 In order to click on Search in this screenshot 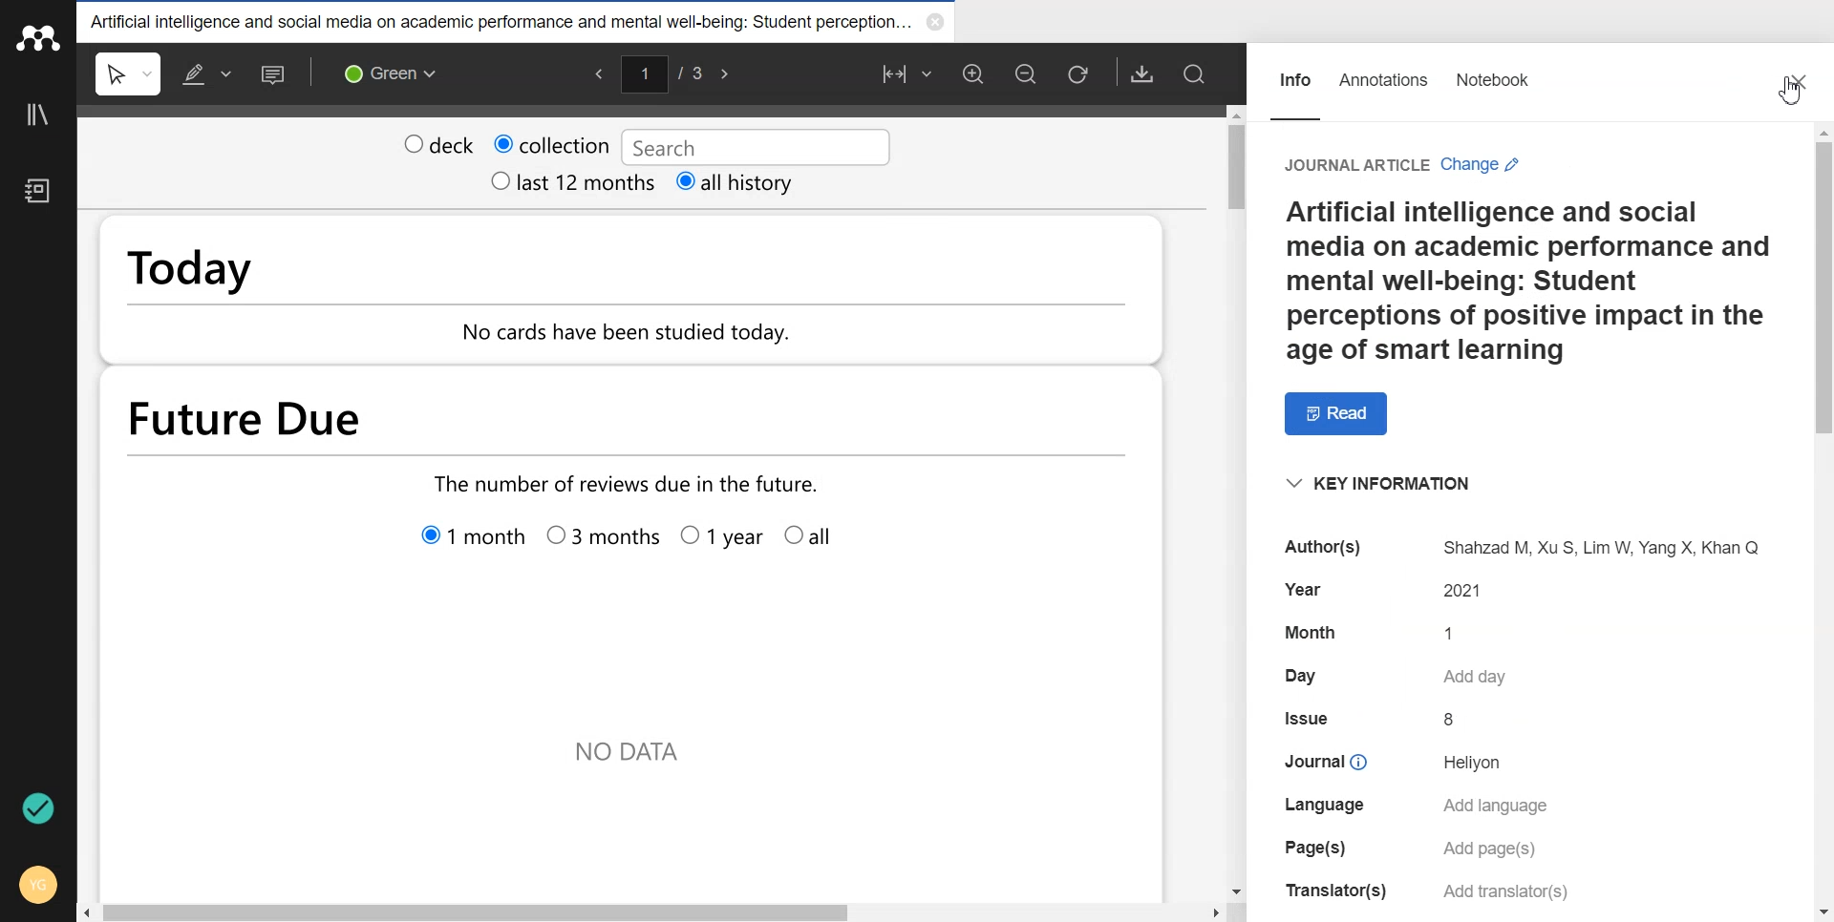, I will do `click(1193, 74)`.